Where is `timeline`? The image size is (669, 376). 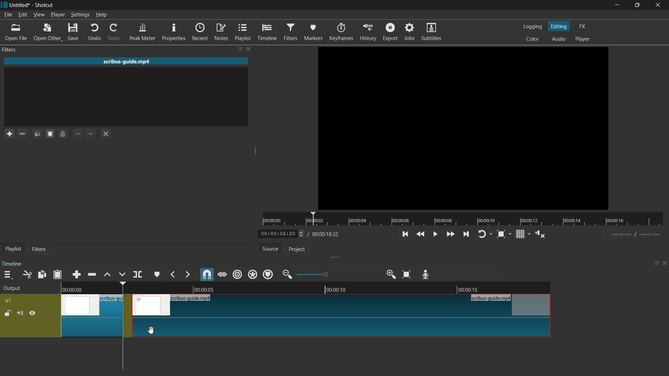 timeline is located at coordinates (12, 264).